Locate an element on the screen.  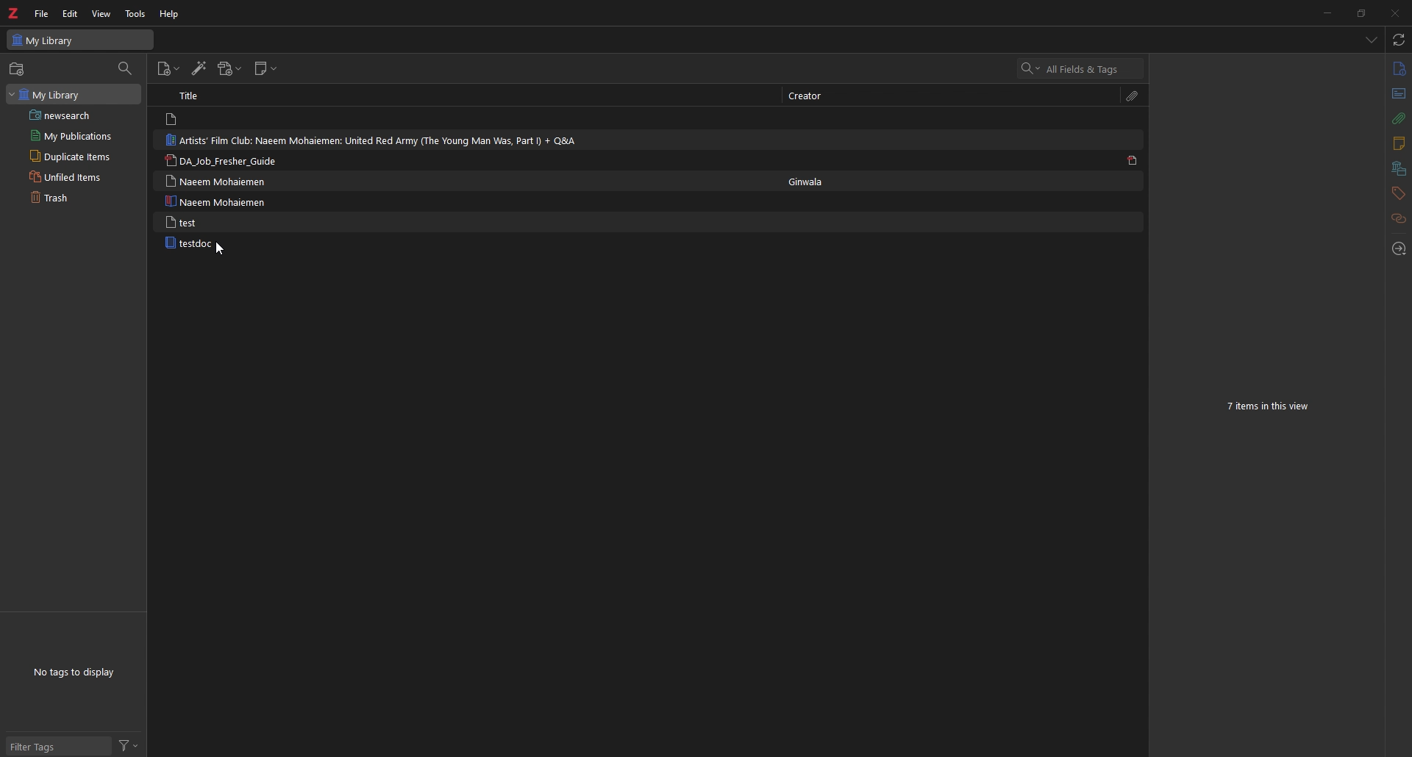
filter is located at coordinates (129, 746).